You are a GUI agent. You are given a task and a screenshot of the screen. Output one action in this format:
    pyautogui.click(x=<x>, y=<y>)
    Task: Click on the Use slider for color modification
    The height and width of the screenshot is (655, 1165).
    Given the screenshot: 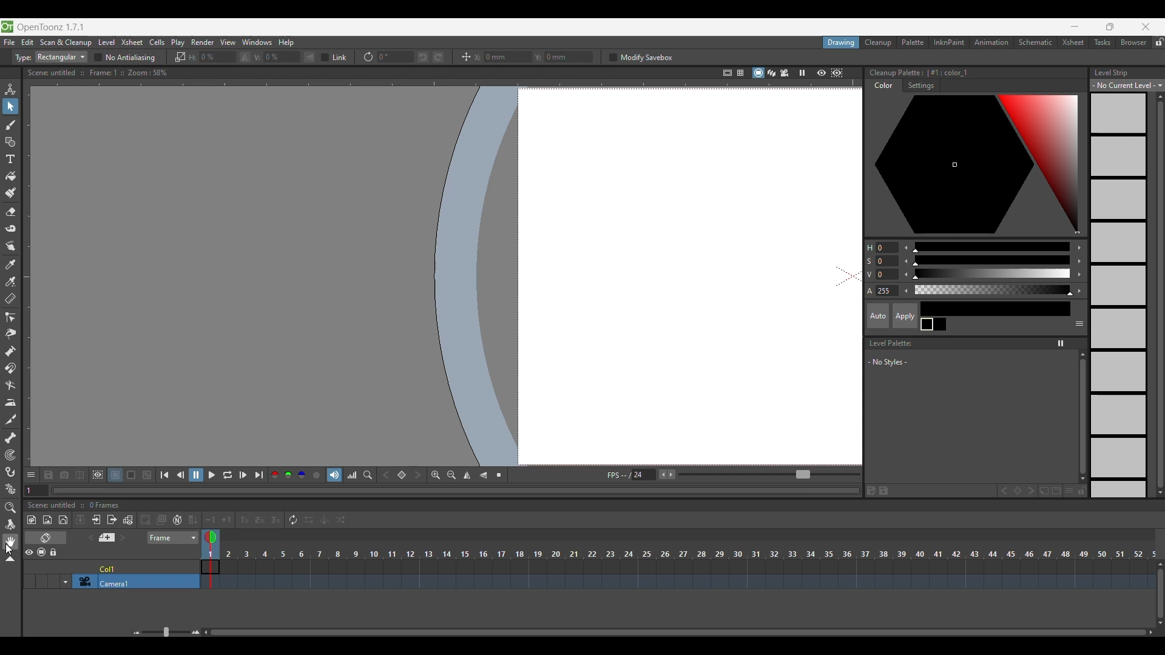 What is the action you would take?
    pyautogui.click(x=992, y=269)
    